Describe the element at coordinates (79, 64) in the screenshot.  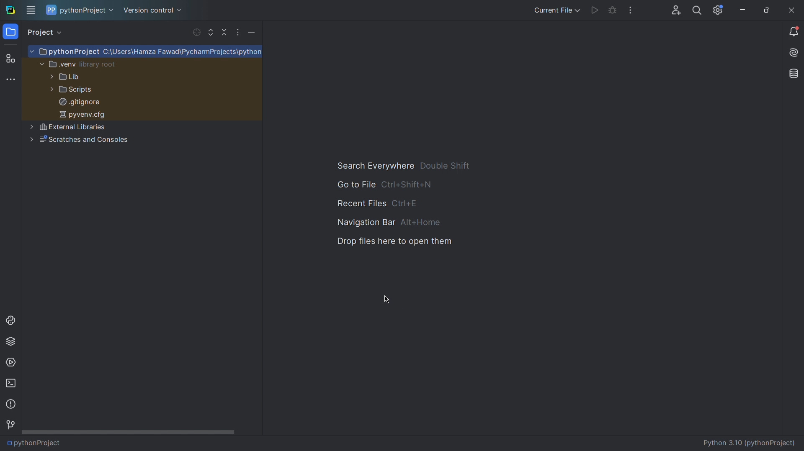
I see `venv library root` at that location.